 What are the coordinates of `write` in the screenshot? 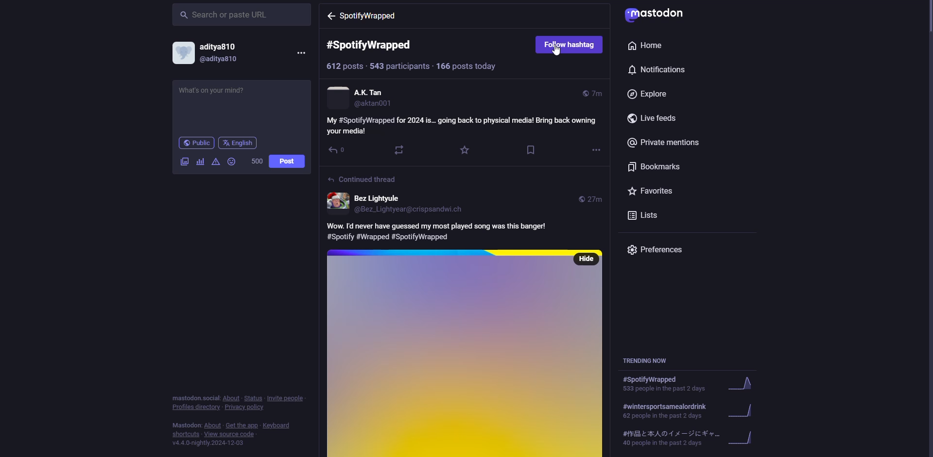 It's located at (222, 98).